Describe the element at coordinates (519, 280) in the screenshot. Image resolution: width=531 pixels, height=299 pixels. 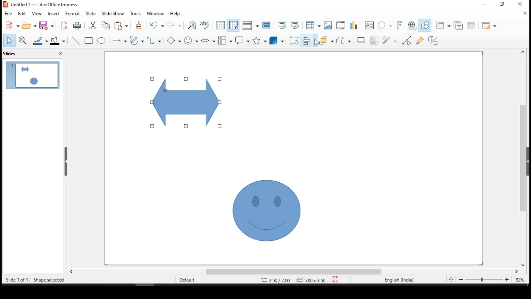
I see `zoom level` at that location.